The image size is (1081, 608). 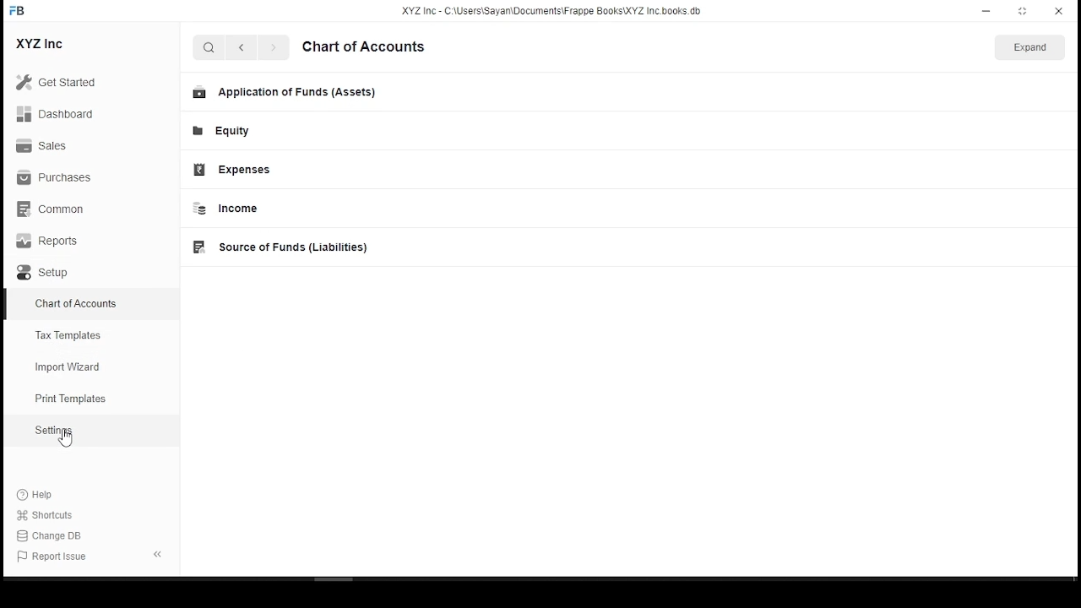 What do you see at coordinates (52, 557) in the screenshot?
I see `Report Issue` at bounding box center [52, 557].